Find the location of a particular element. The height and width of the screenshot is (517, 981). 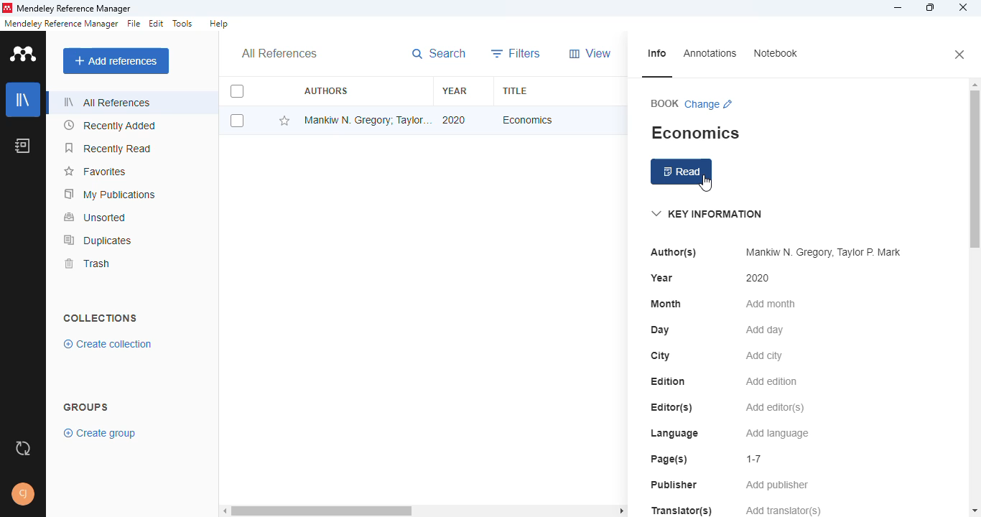

authors is located at coordinates (325, 91).